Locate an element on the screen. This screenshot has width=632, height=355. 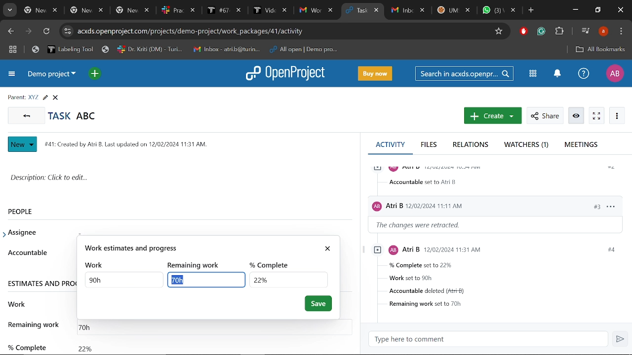
Space for writting description is located at coordinates (181, 179).